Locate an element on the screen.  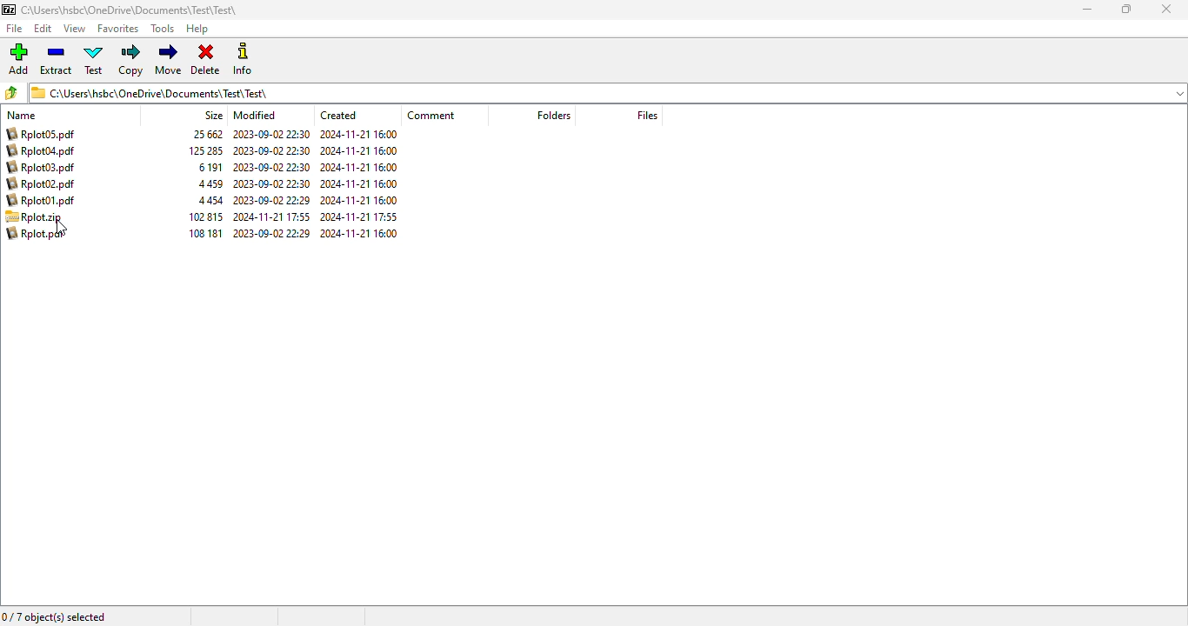
2024-11-21 16:00 is located at coordinates (360, 234).